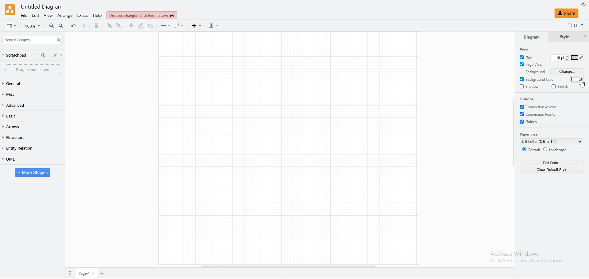  I want to click on more shapes, so click(33, 173).